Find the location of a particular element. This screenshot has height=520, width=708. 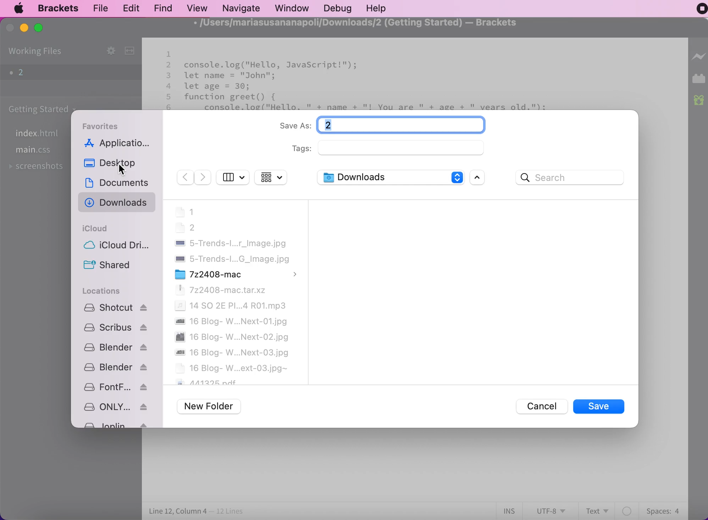

2 is located at coordinates (61, 73).